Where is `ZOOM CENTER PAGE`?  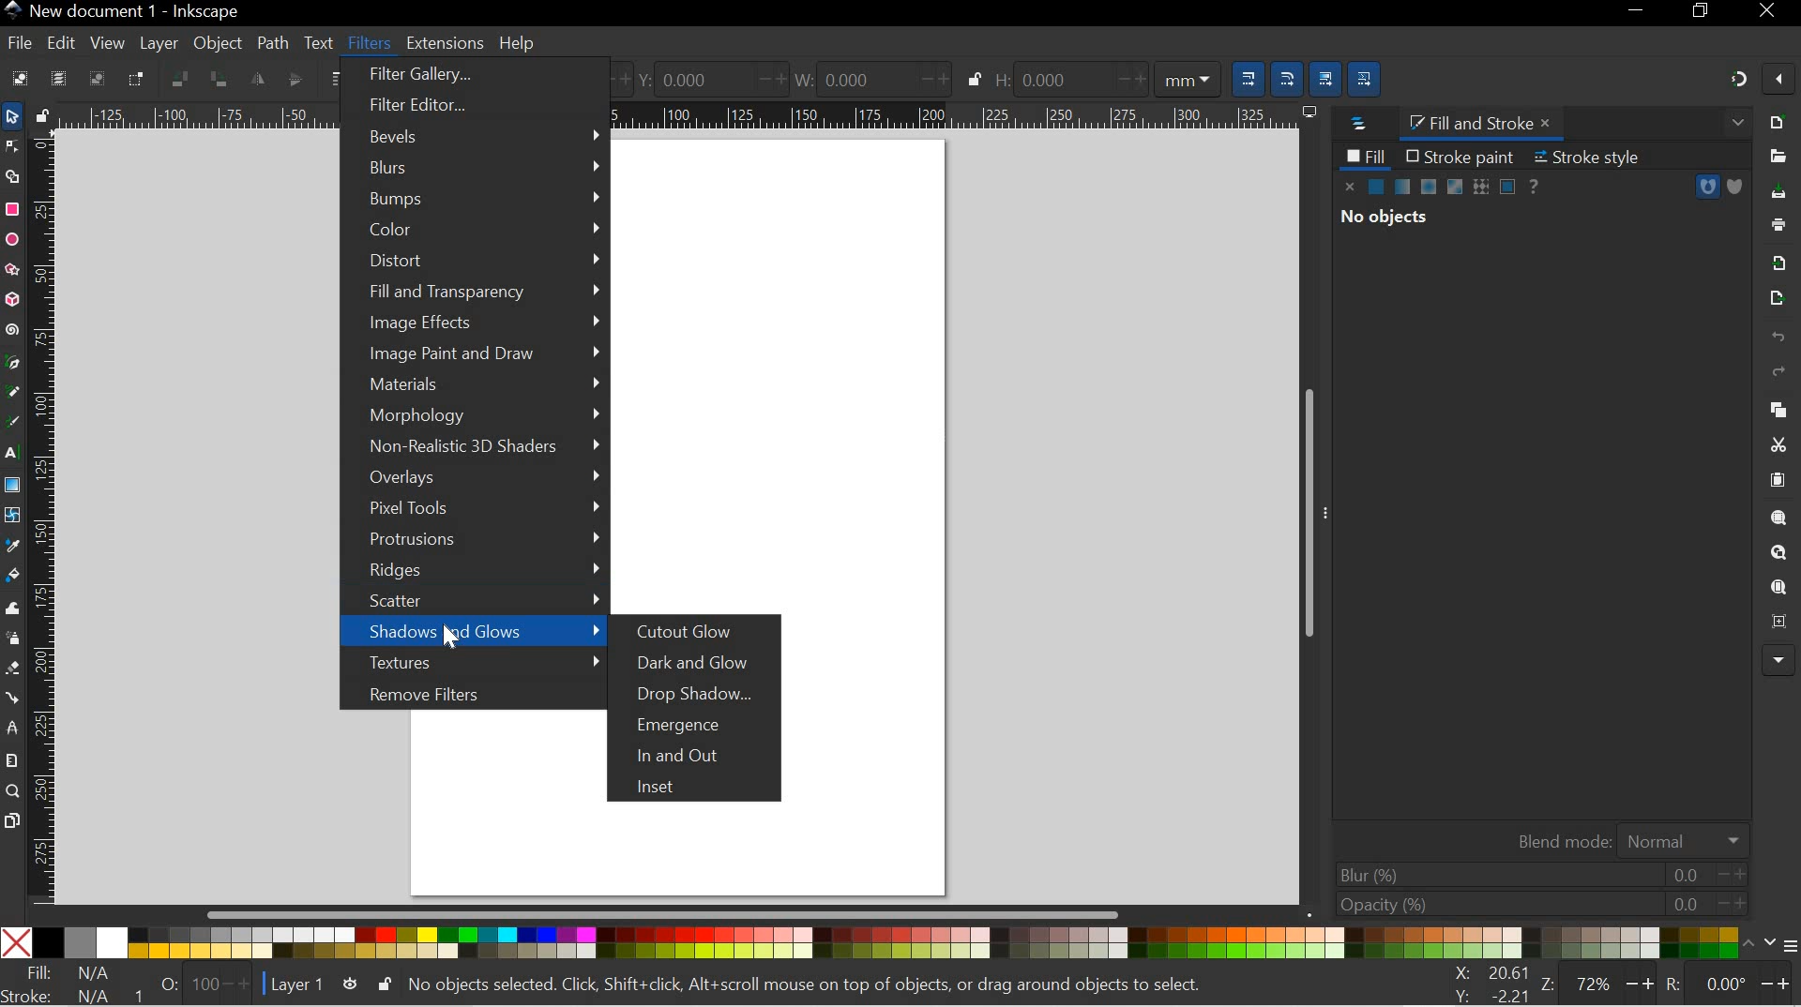 ZOOM CENTER PAGE is located at coordinates (1775, 623).